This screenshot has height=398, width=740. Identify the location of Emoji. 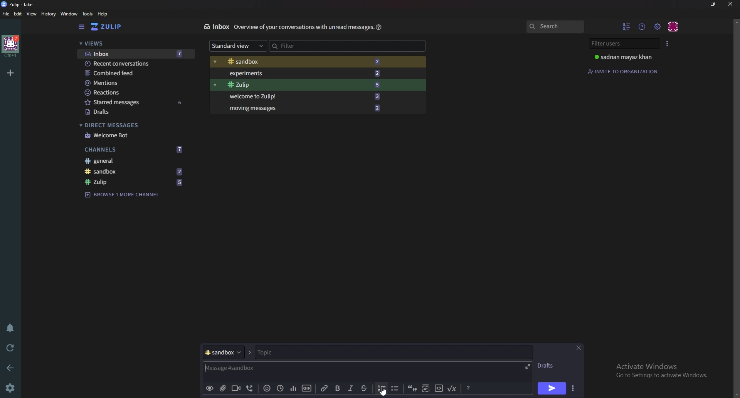
(266, 389).